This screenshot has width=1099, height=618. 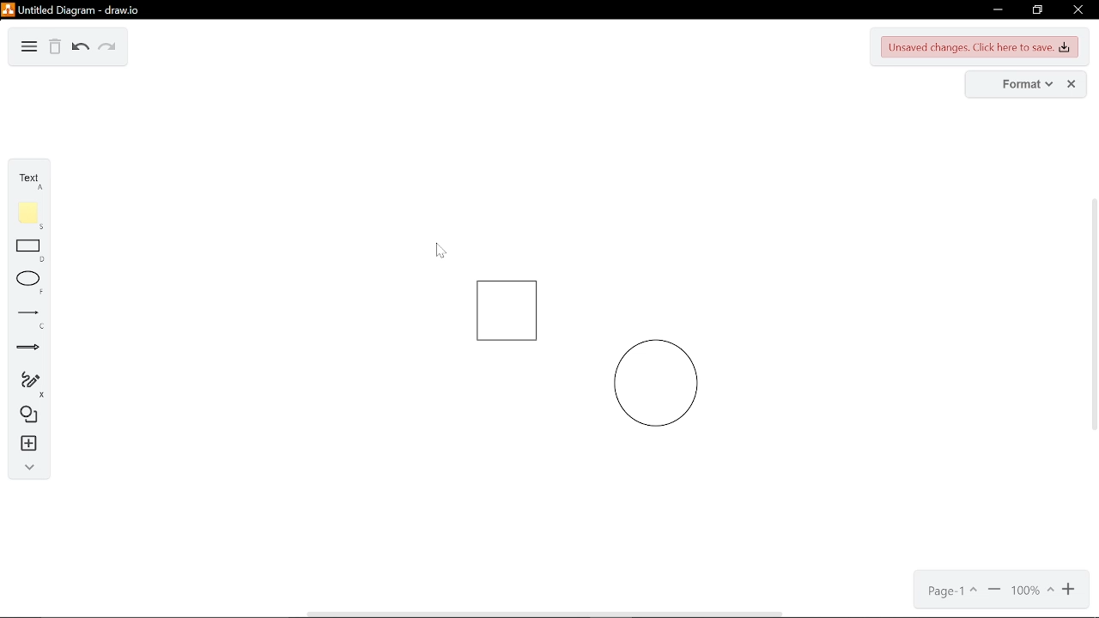 What do you see at coordinates (592, 363) in the screenshot?
I see `grouped square and circle` at bounding box center [592, 363].